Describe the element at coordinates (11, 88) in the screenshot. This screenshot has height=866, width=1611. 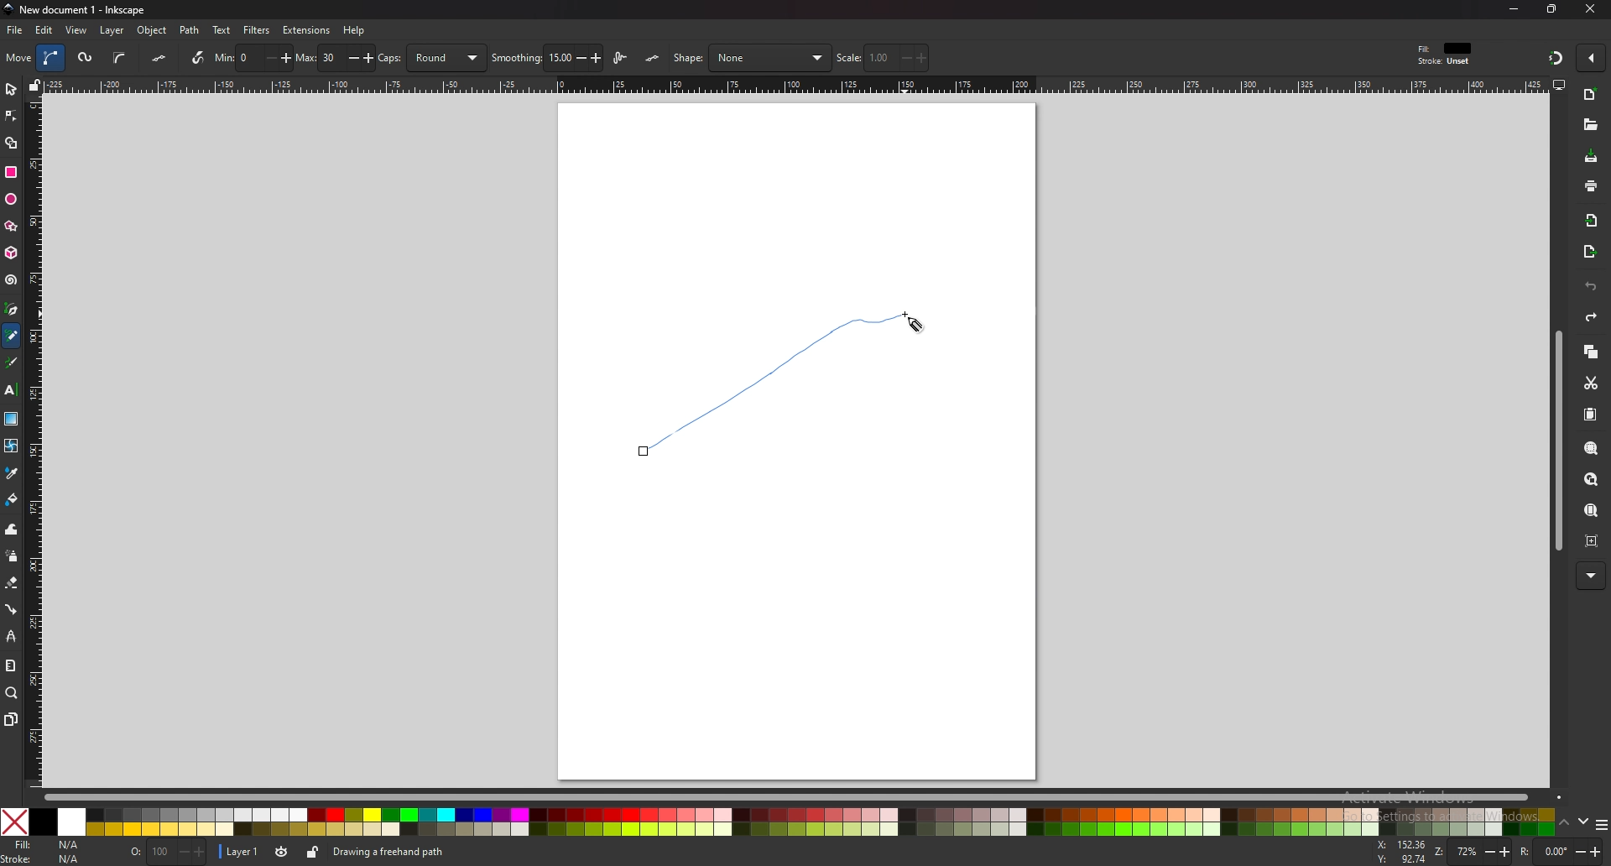
I see `selector` at that location.